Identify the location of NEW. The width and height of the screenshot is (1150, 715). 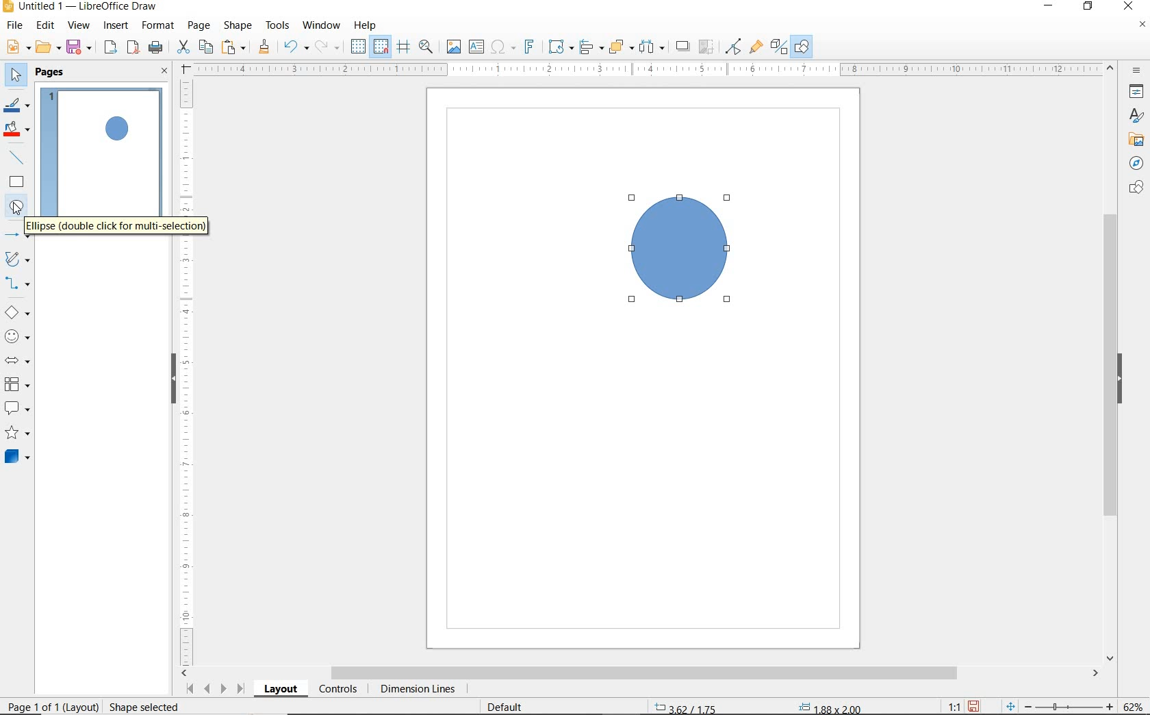
(16, 47).